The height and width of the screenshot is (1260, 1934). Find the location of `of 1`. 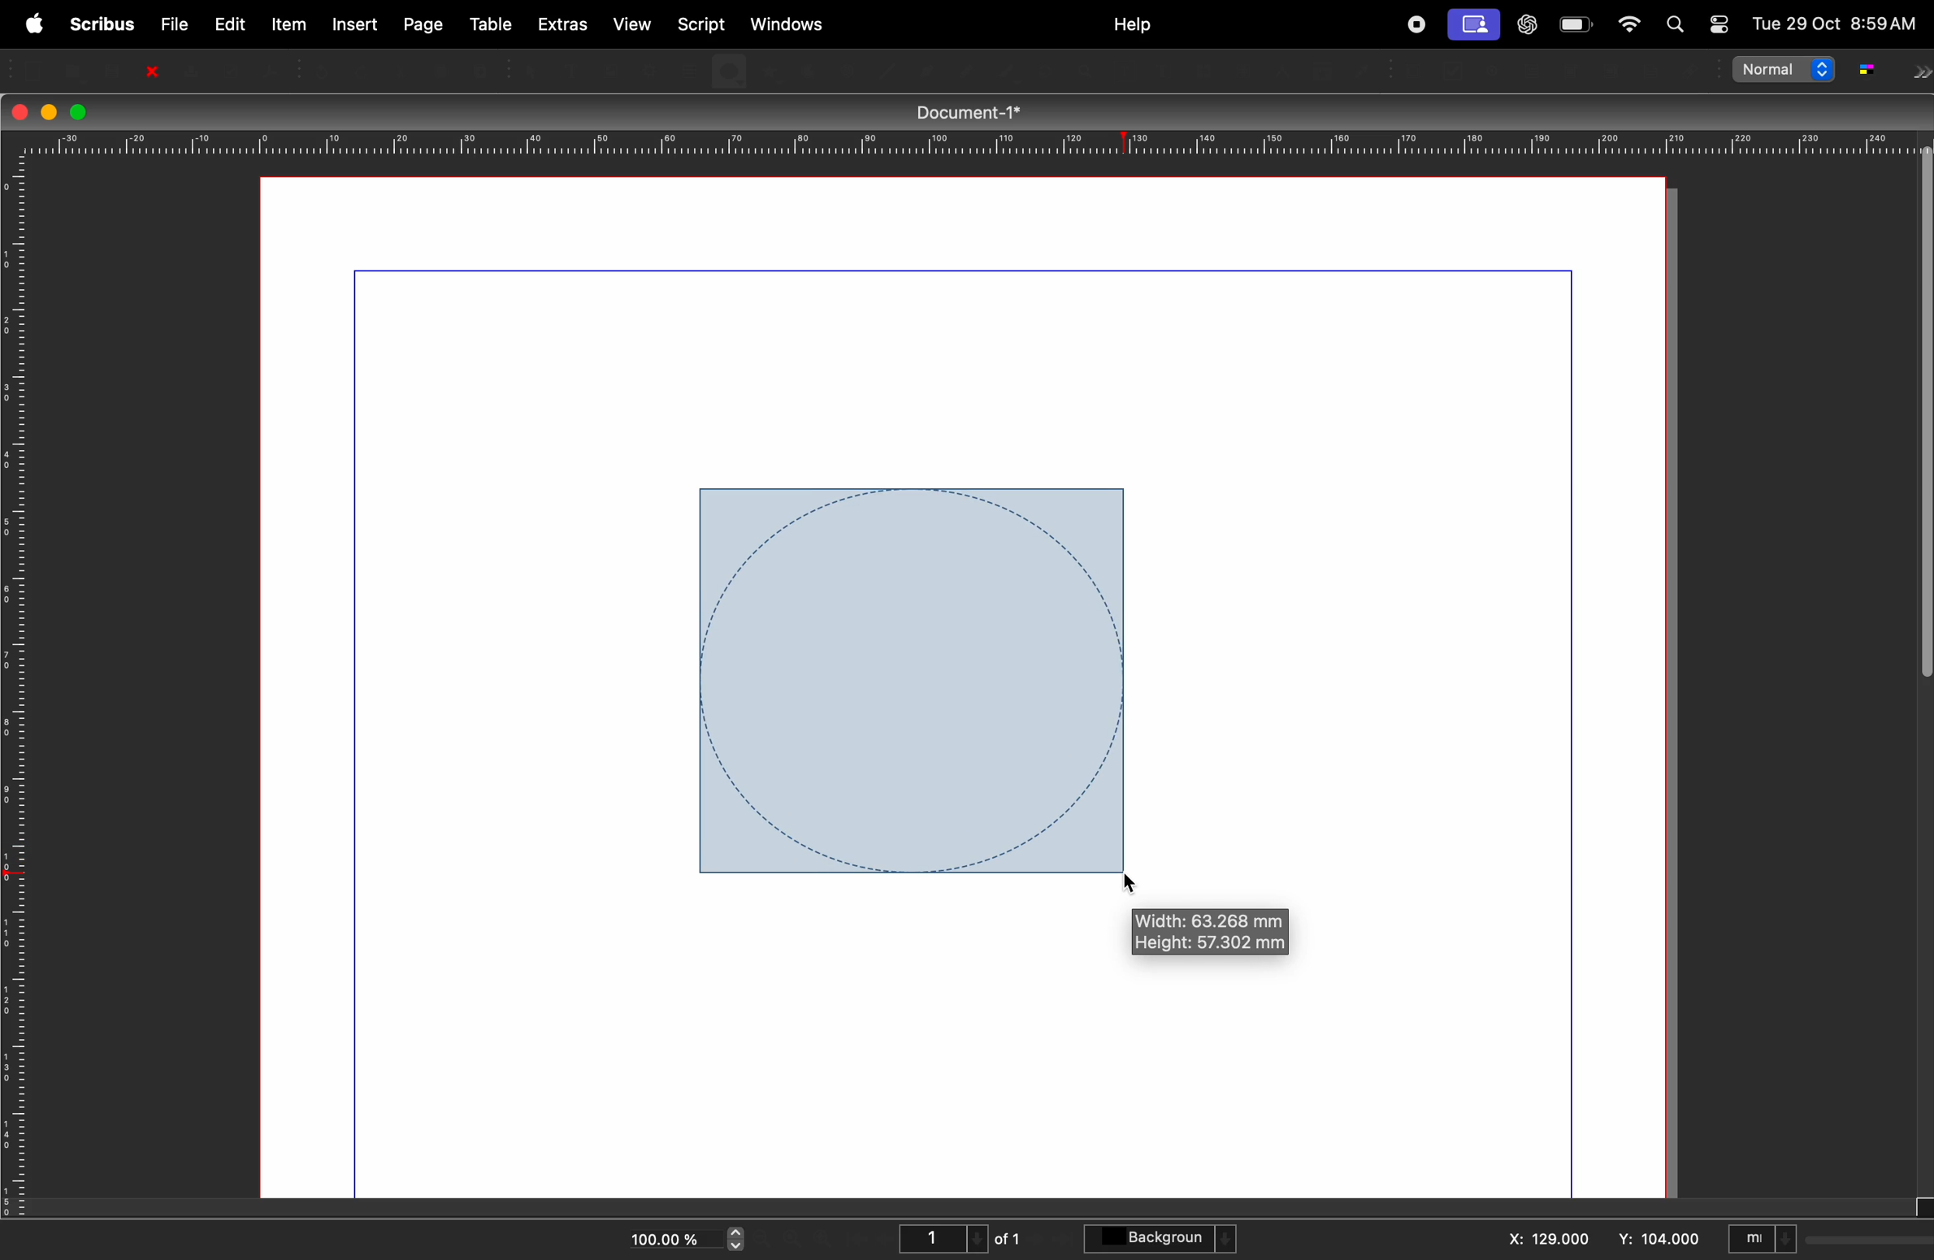

of 1 is located at coordinates (1010, 1237).